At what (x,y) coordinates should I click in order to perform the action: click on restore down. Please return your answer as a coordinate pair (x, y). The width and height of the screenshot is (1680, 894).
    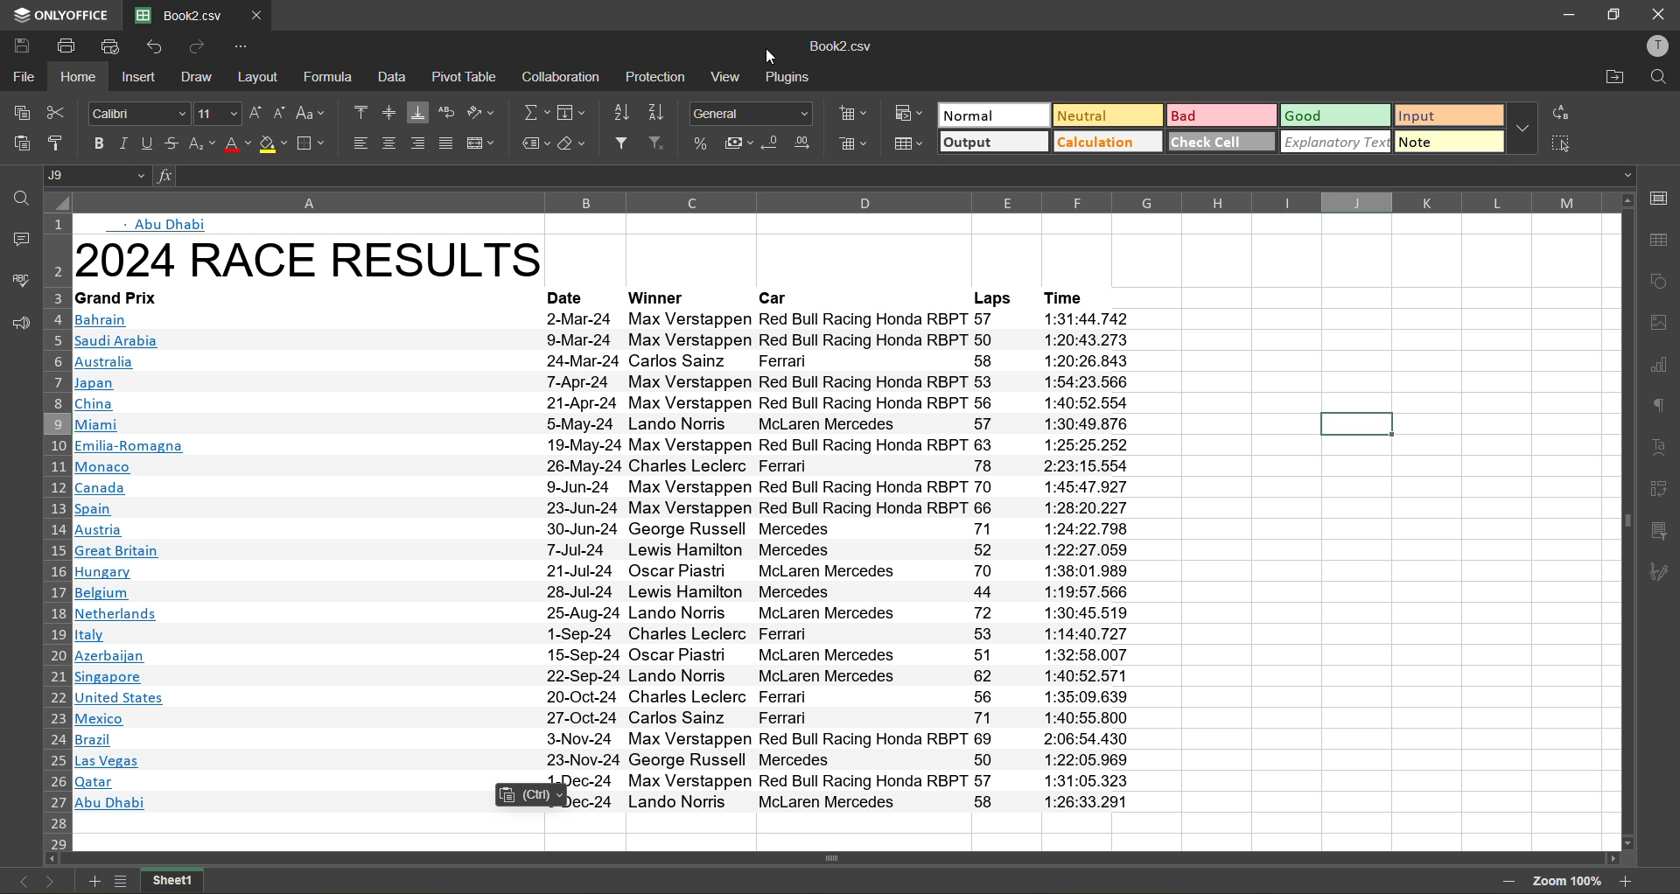
    Looking at the image, I should click on (1613, 15).